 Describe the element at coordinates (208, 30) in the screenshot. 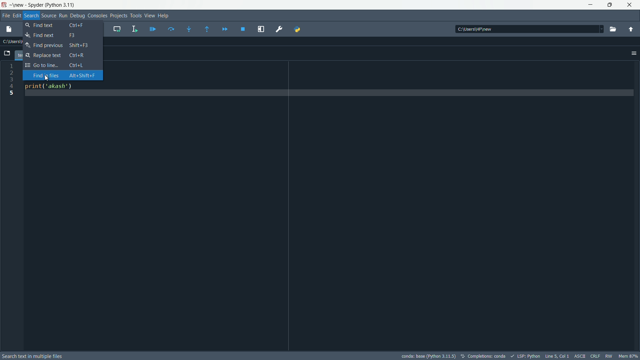

I see `run until current function` at that location.